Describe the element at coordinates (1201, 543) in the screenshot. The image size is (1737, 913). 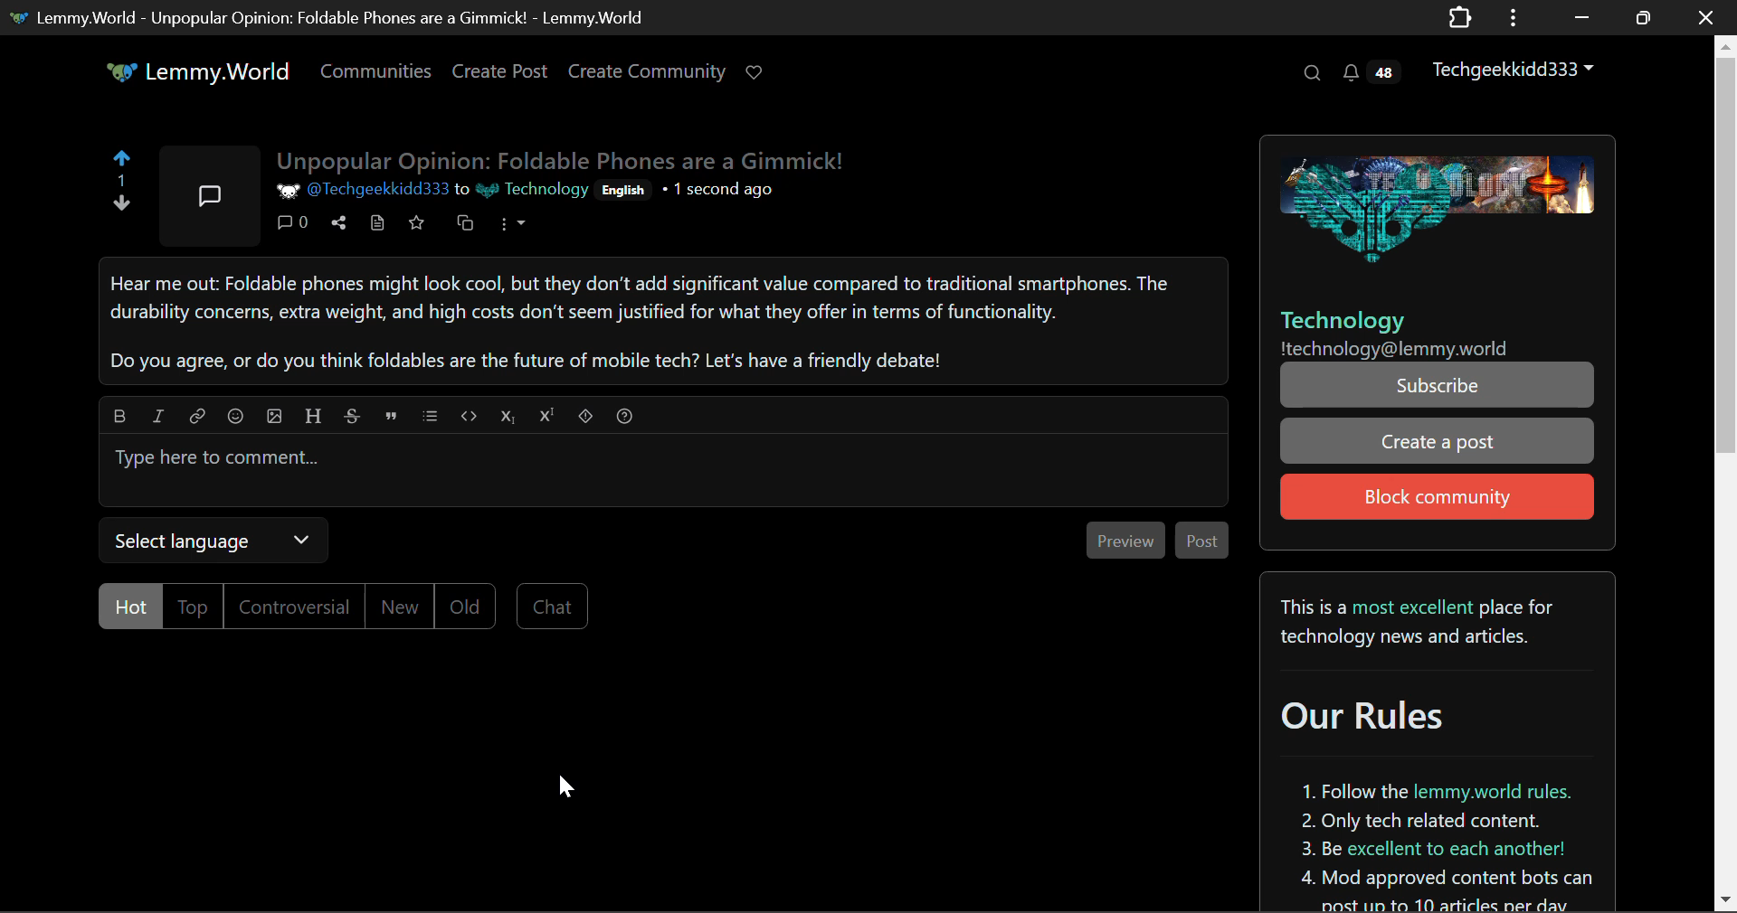
I see `Post Comment` at that location.